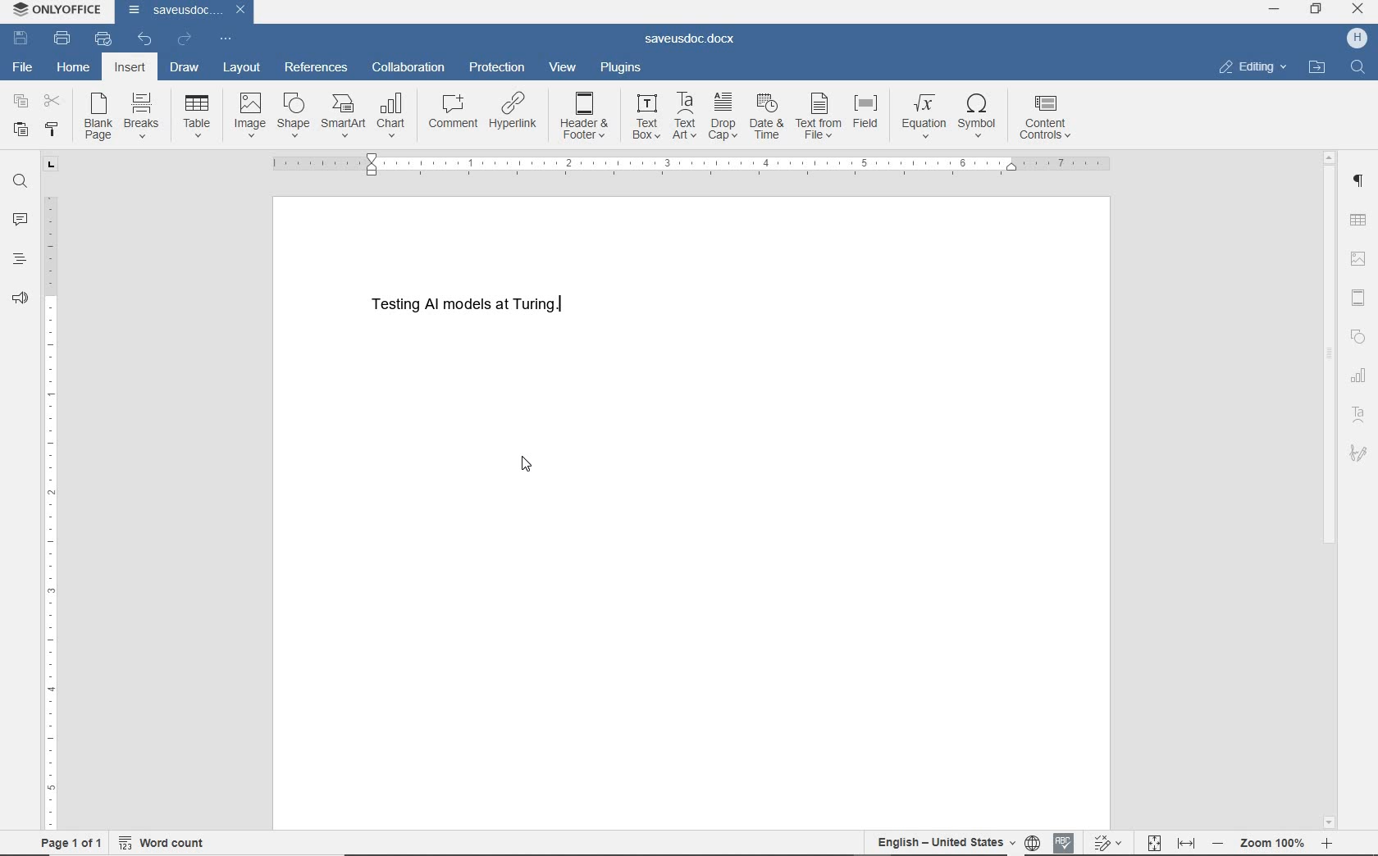 Image resolution: width=1378 pixels, height=856 pixels. Describe the element at coordinates (527, 463) in the screenshot. I see `Pointer` at that location.